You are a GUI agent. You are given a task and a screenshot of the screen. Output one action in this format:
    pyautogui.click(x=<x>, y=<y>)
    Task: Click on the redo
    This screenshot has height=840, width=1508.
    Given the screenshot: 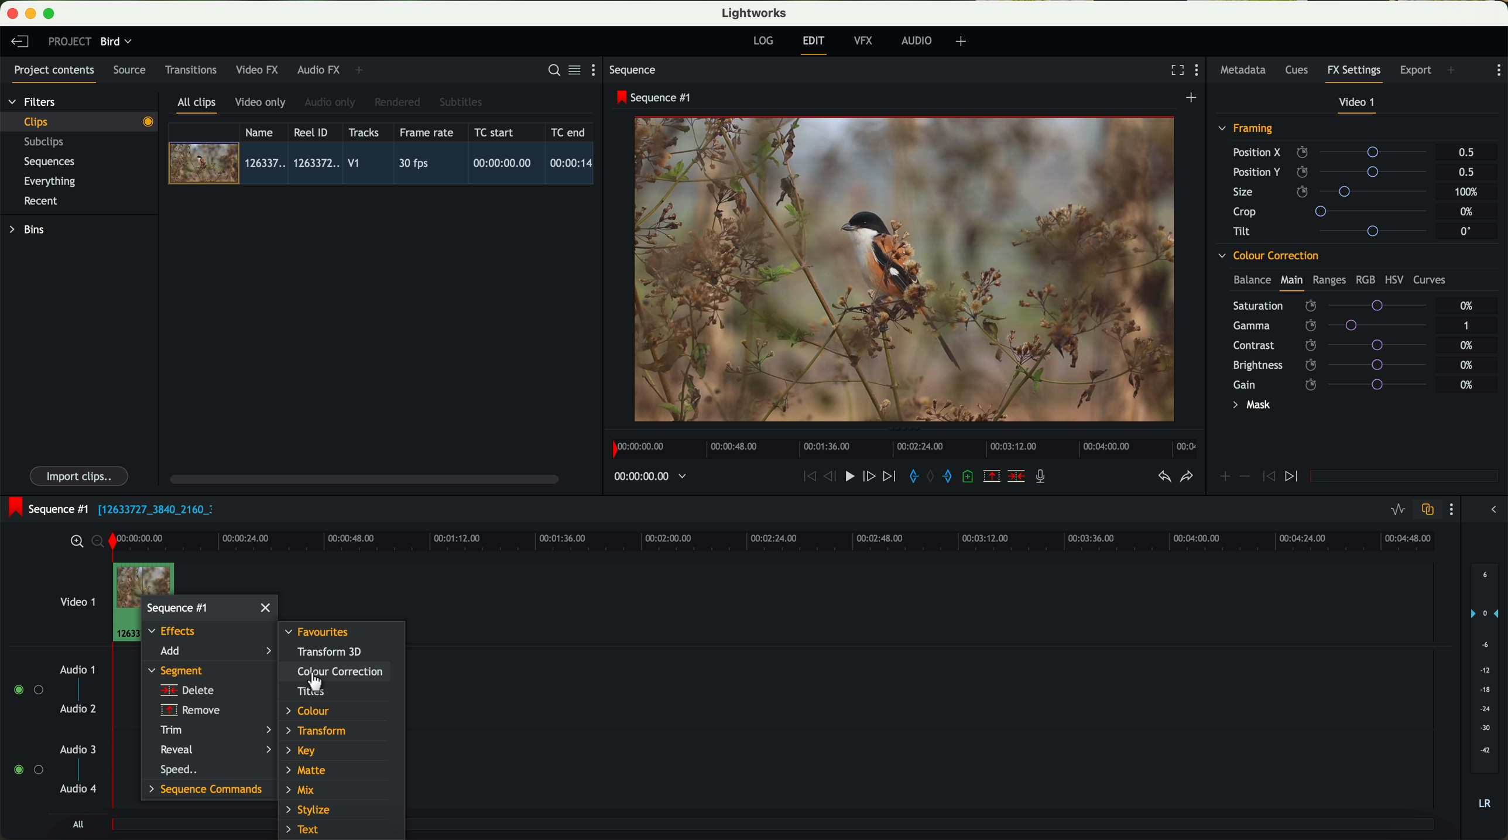 What is the action you would take?
    pyautogui.click(x=1187, y=478)
    